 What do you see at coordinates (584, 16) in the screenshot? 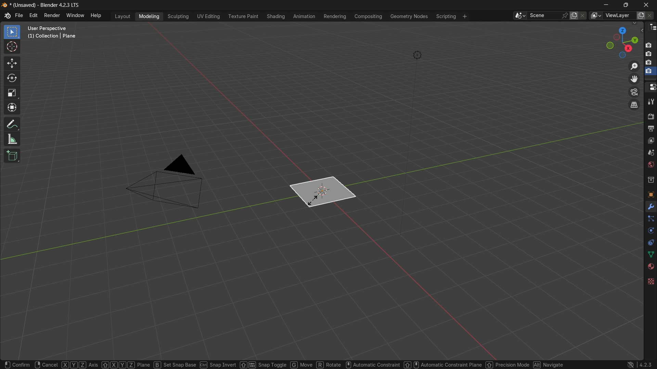
I see `delete scene` at bounding box center [584, 16].